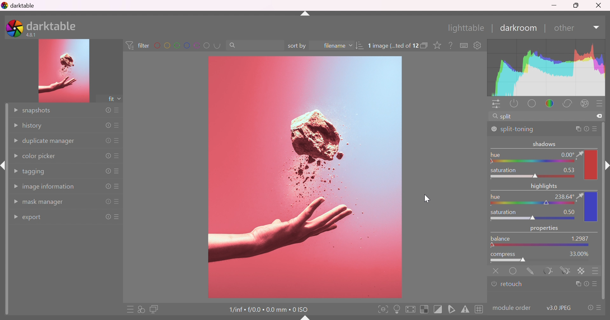  What do you see at coordinates (106, 110) in the screenshot?
I see `reset` at bounding box center [106, 110].